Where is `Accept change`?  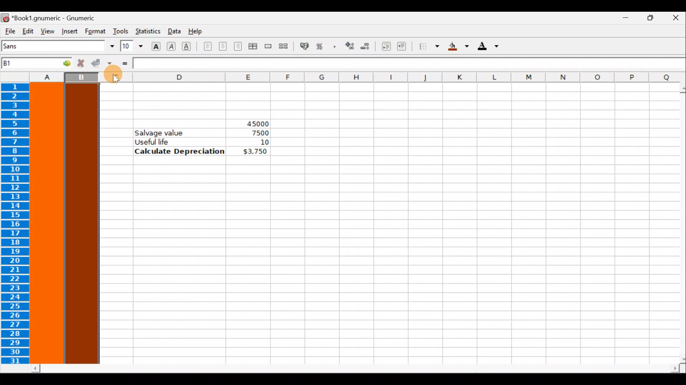
Accept change is located at coordinates (101, 63).